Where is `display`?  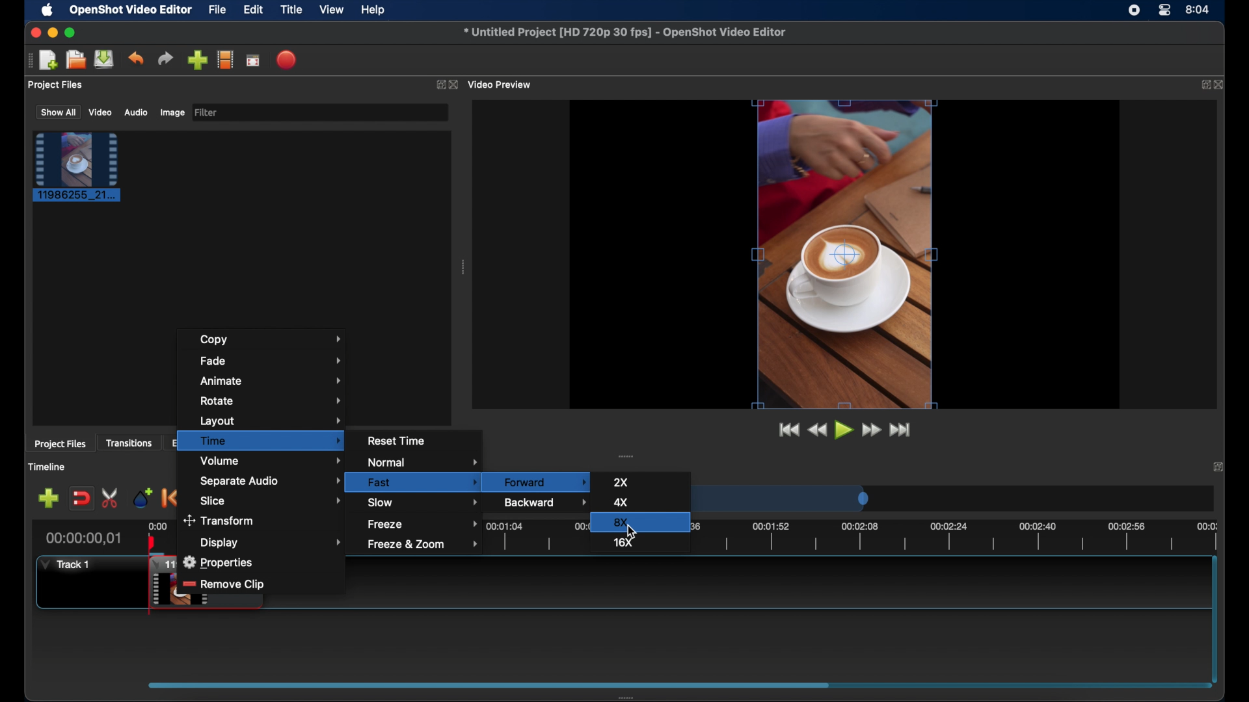 display is located at coordinates (273, 542).